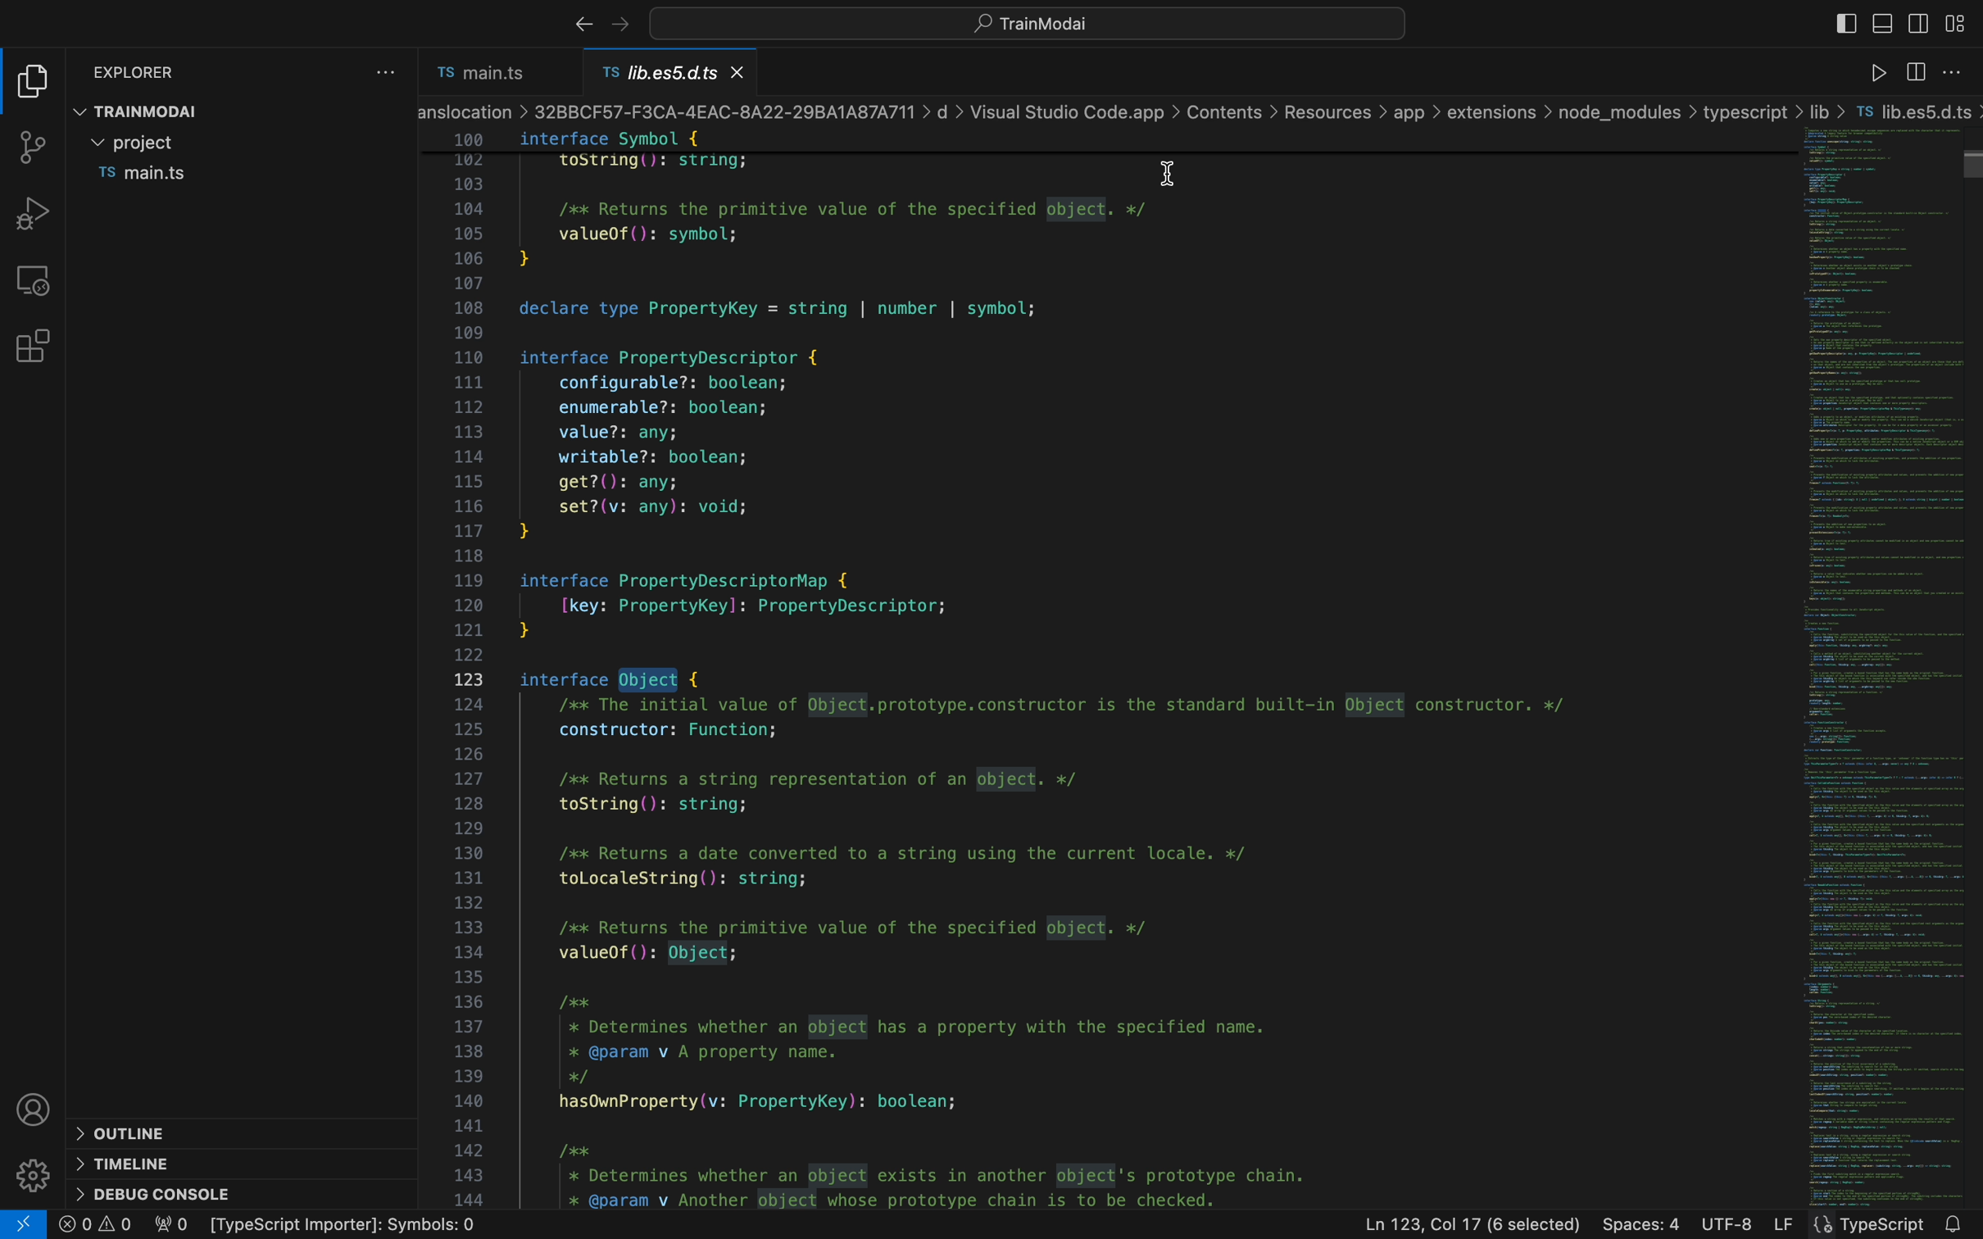 The image size is (1983, 1239). What do you see at coordinates (681, 75) in the screenshot?
I see `definition file name` at bounding box center [681, 75].